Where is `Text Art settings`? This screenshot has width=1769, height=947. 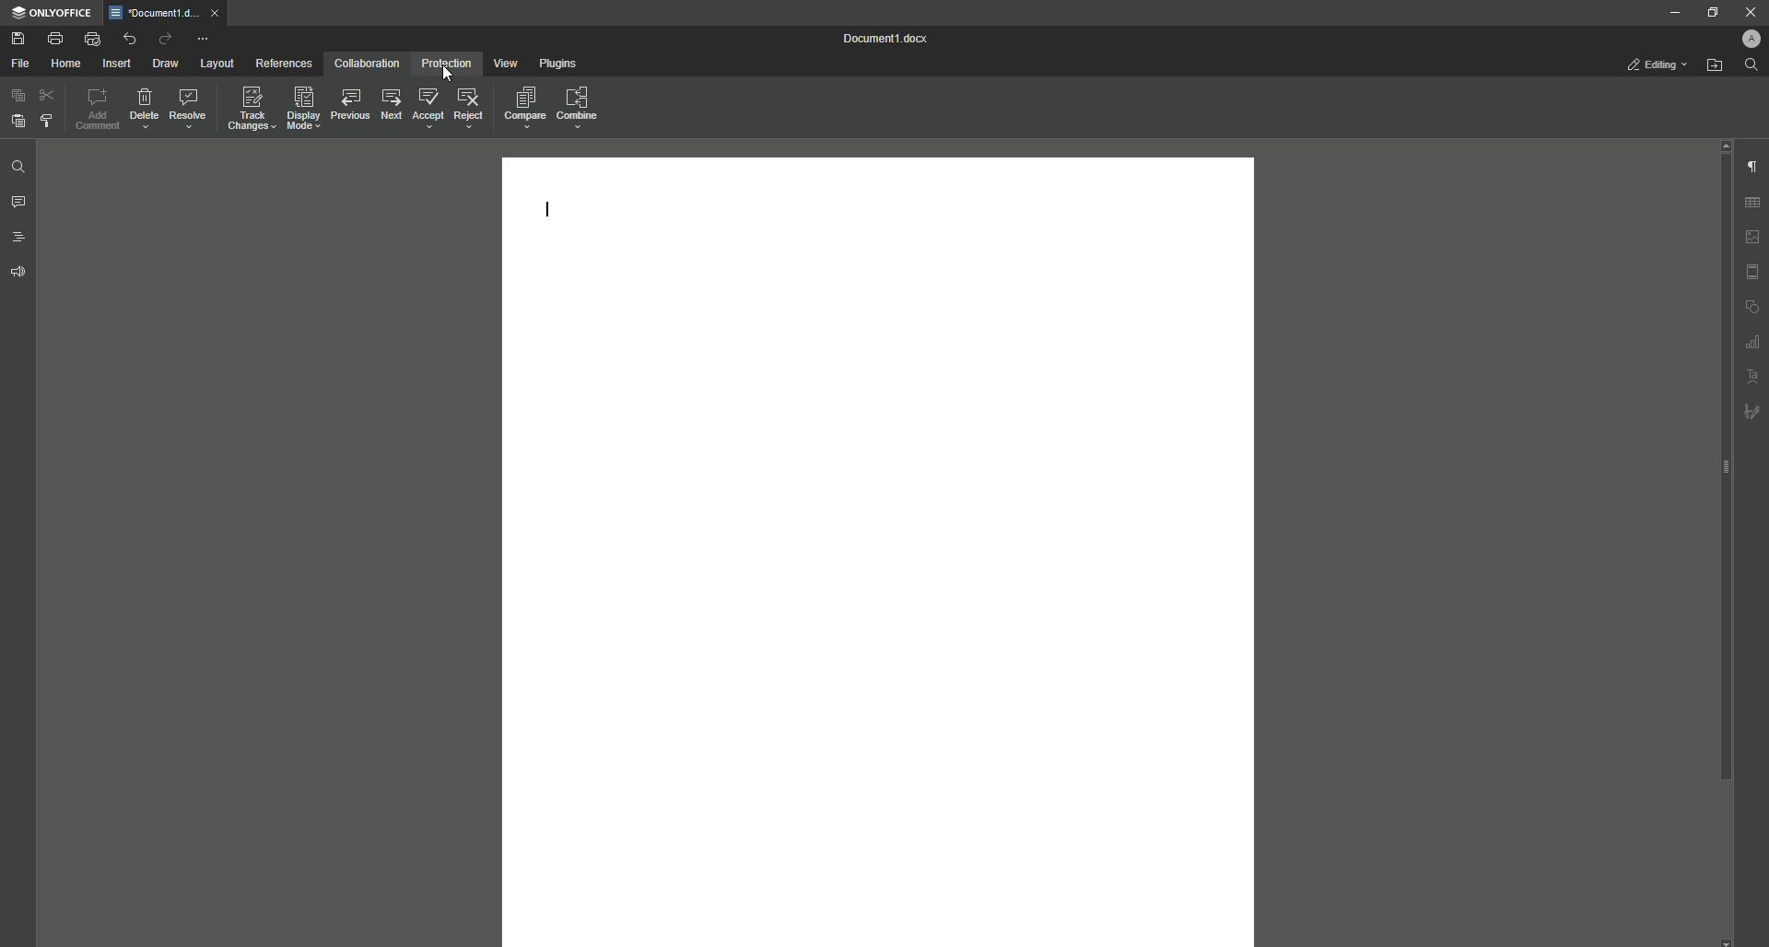 Text Art settings is located at coordinates (1753, 376).